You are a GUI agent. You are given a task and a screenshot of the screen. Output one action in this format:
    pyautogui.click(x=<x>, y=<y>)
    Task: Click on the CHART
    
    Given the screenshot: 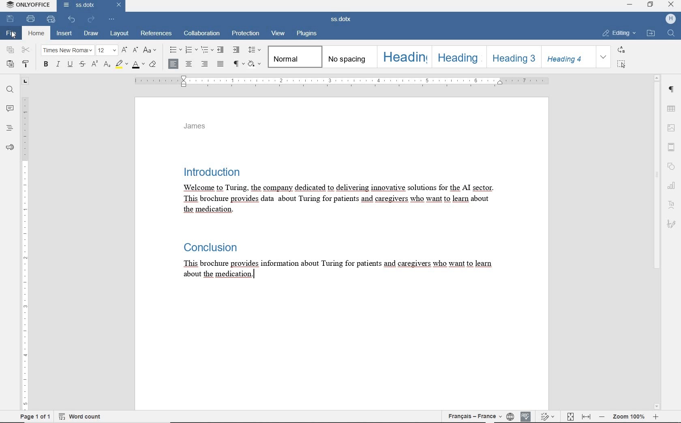 What is the action you would take?
    pyautogui.click(x=673, y=187)
    